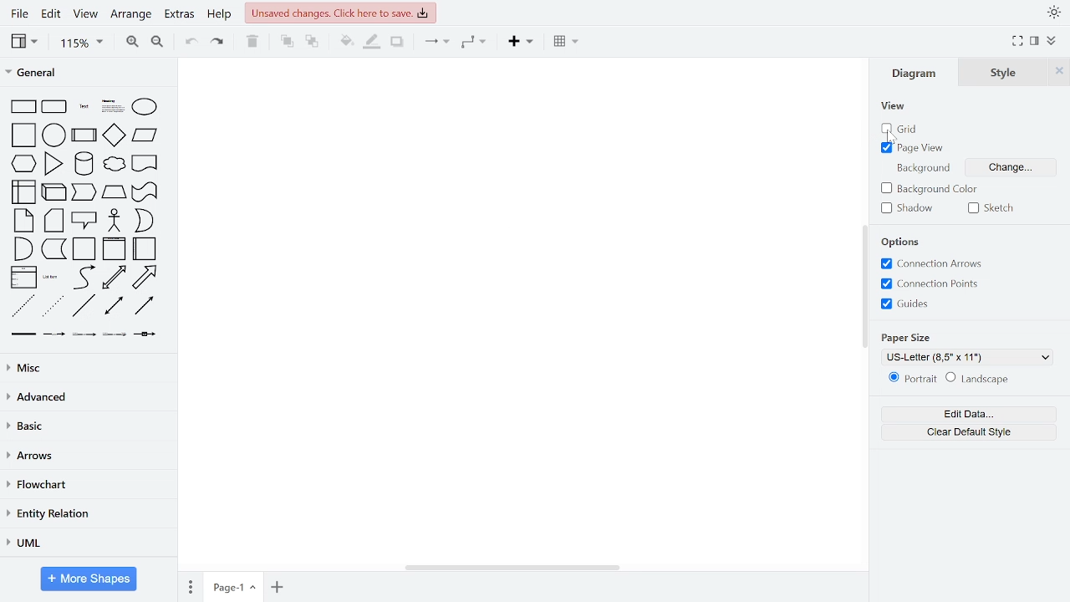  Describe the element at coordinates (86, 135) in the screenshot. I see `process` at that location.